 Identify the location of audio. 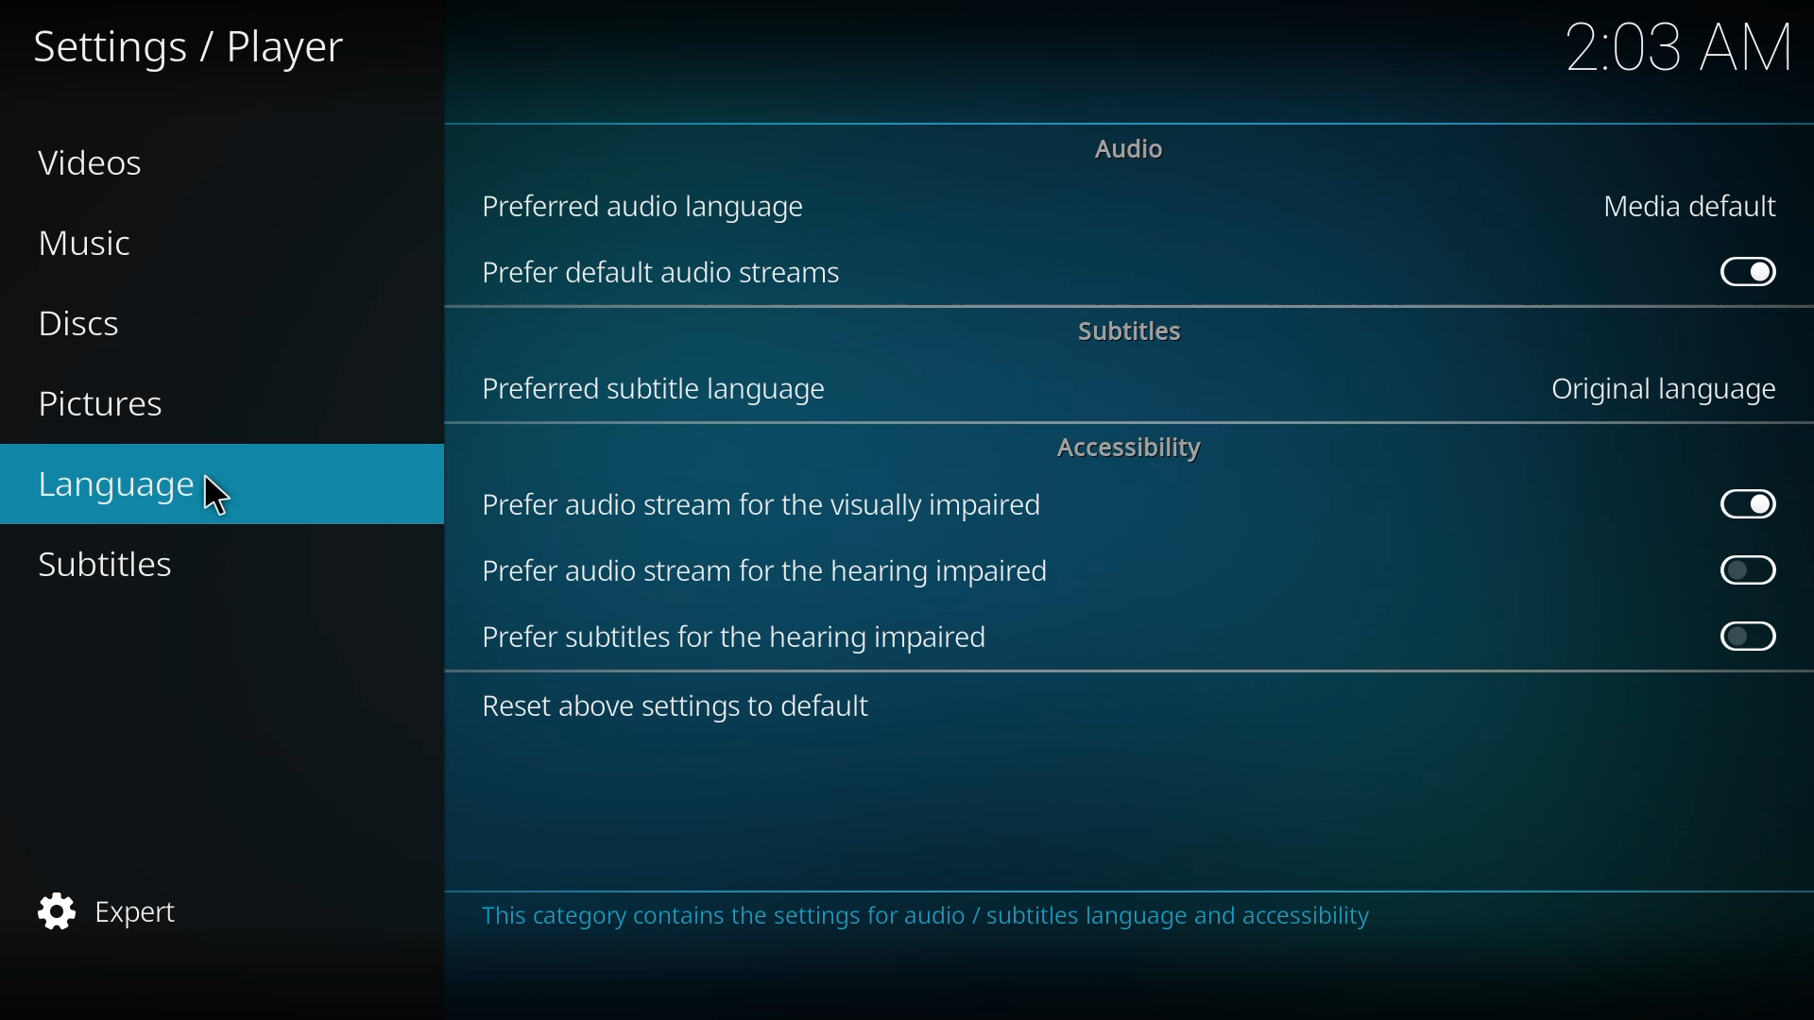
(1129, 147).